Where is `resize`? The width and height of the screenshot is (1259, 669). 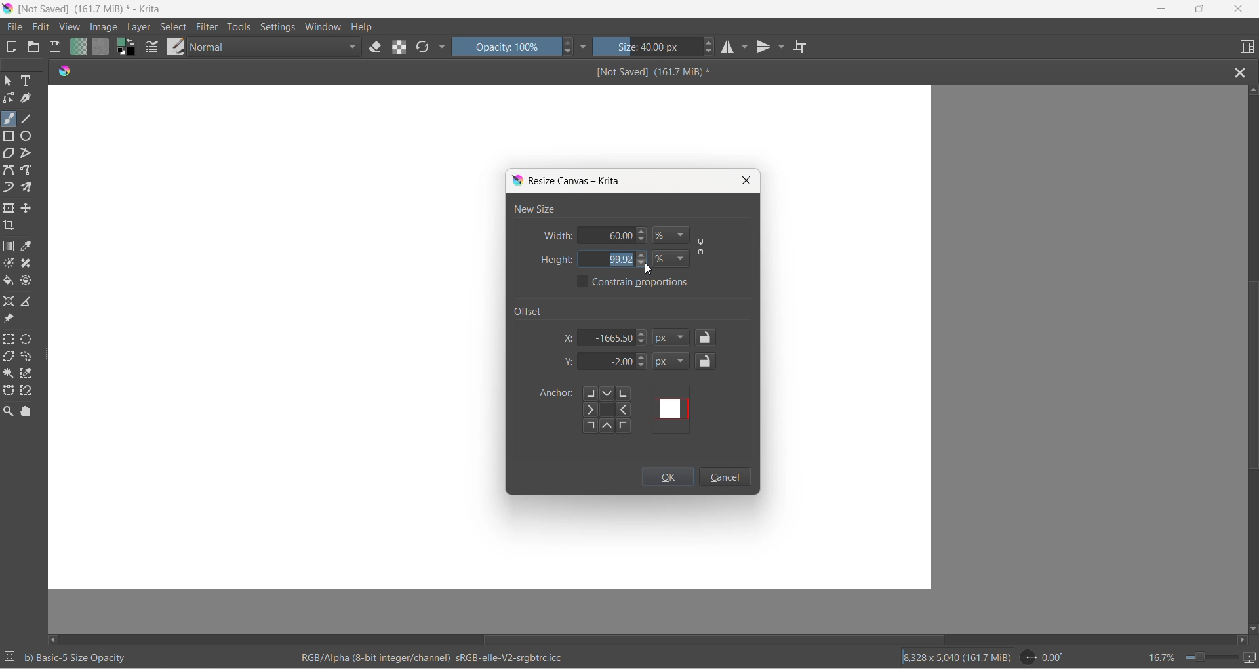 resize is located at coordinates (49, 357).